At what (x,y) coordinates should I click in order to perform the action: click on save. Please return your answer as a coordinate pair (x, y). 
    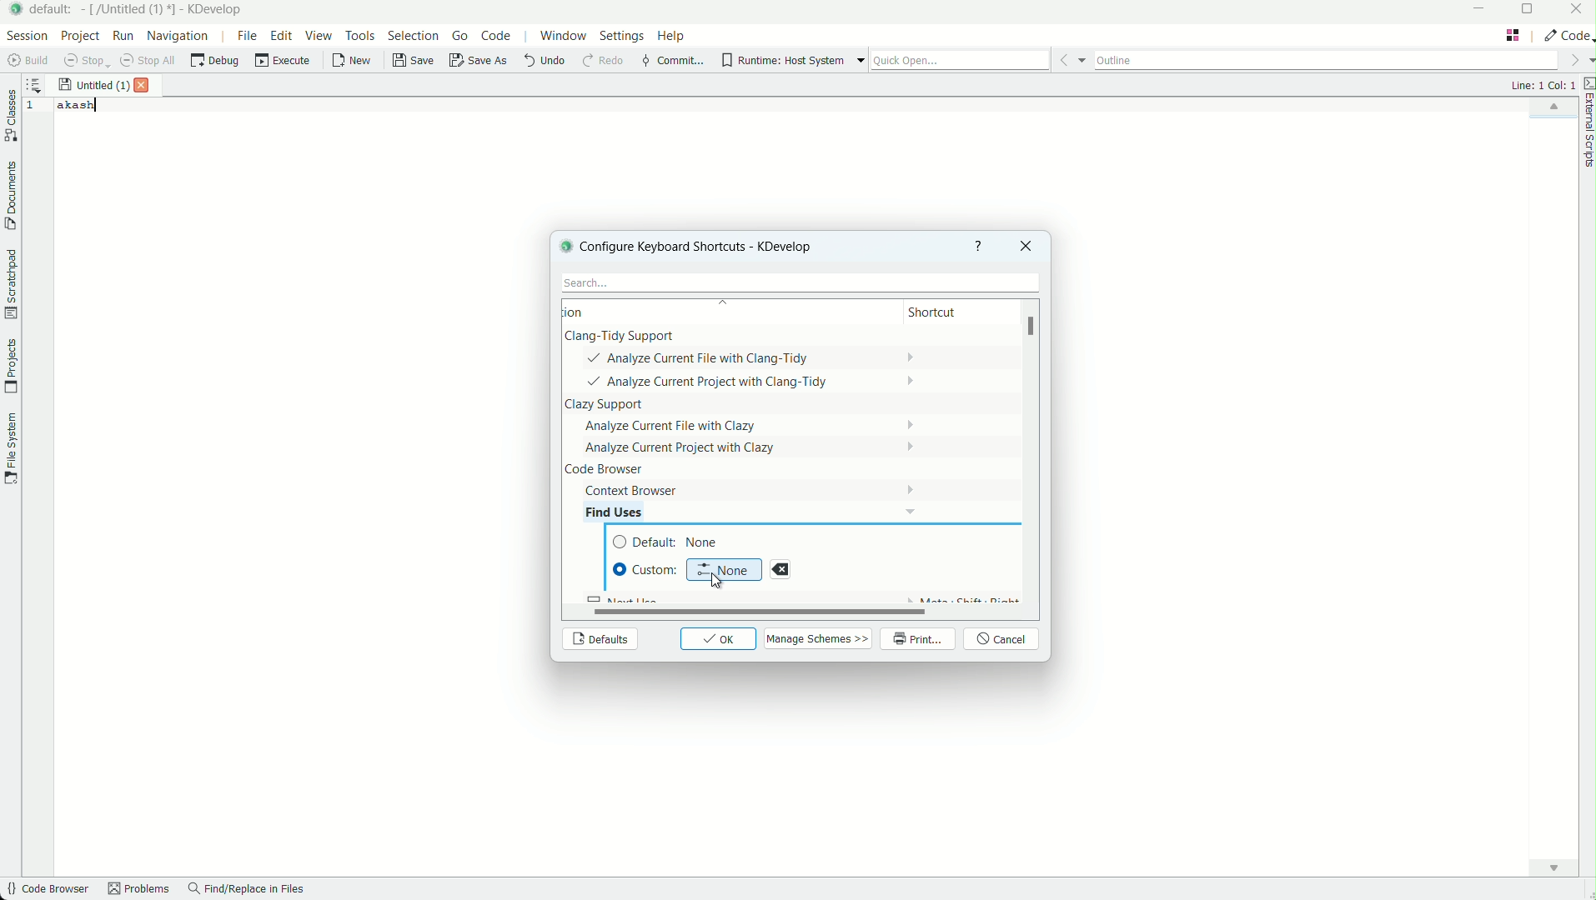
    Looking at the image, I should click on (414, 61).